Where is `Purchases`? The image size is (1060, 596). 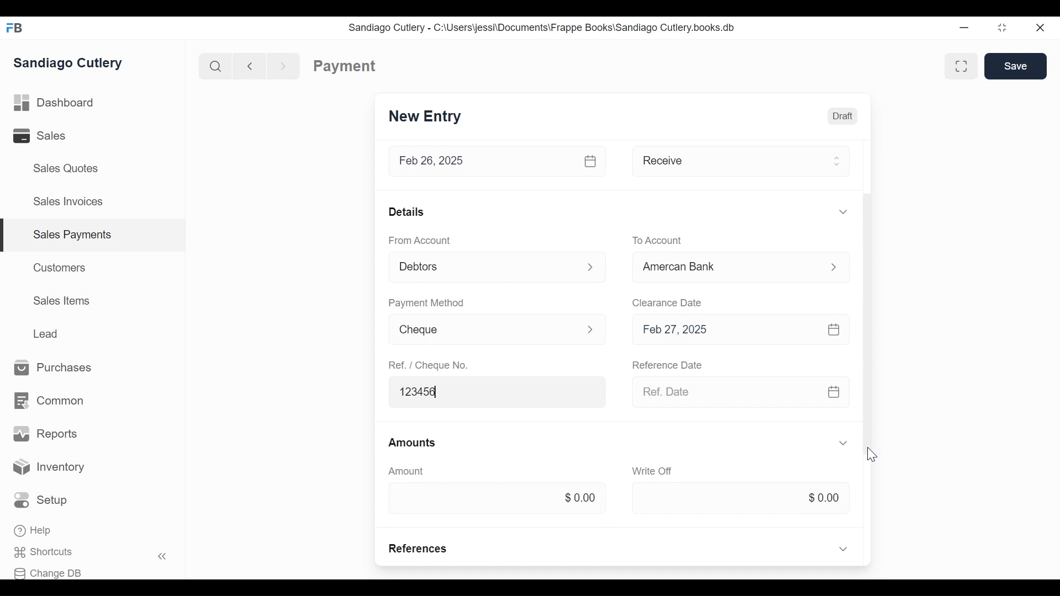 Purchases is located at coordinates (54, 368).